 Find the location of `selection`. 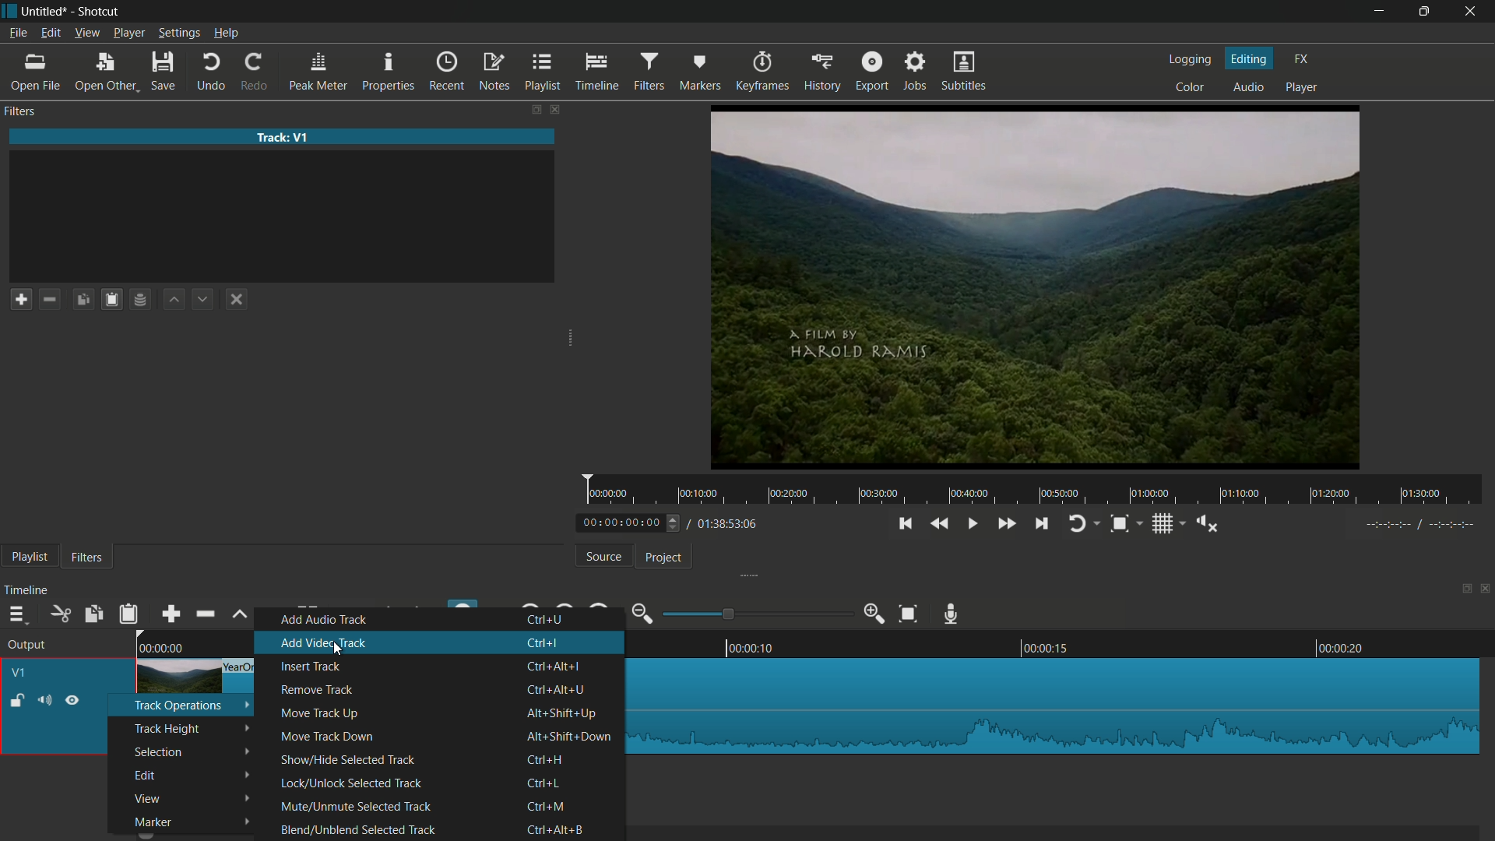

selection is located at coordinates (157, 753).